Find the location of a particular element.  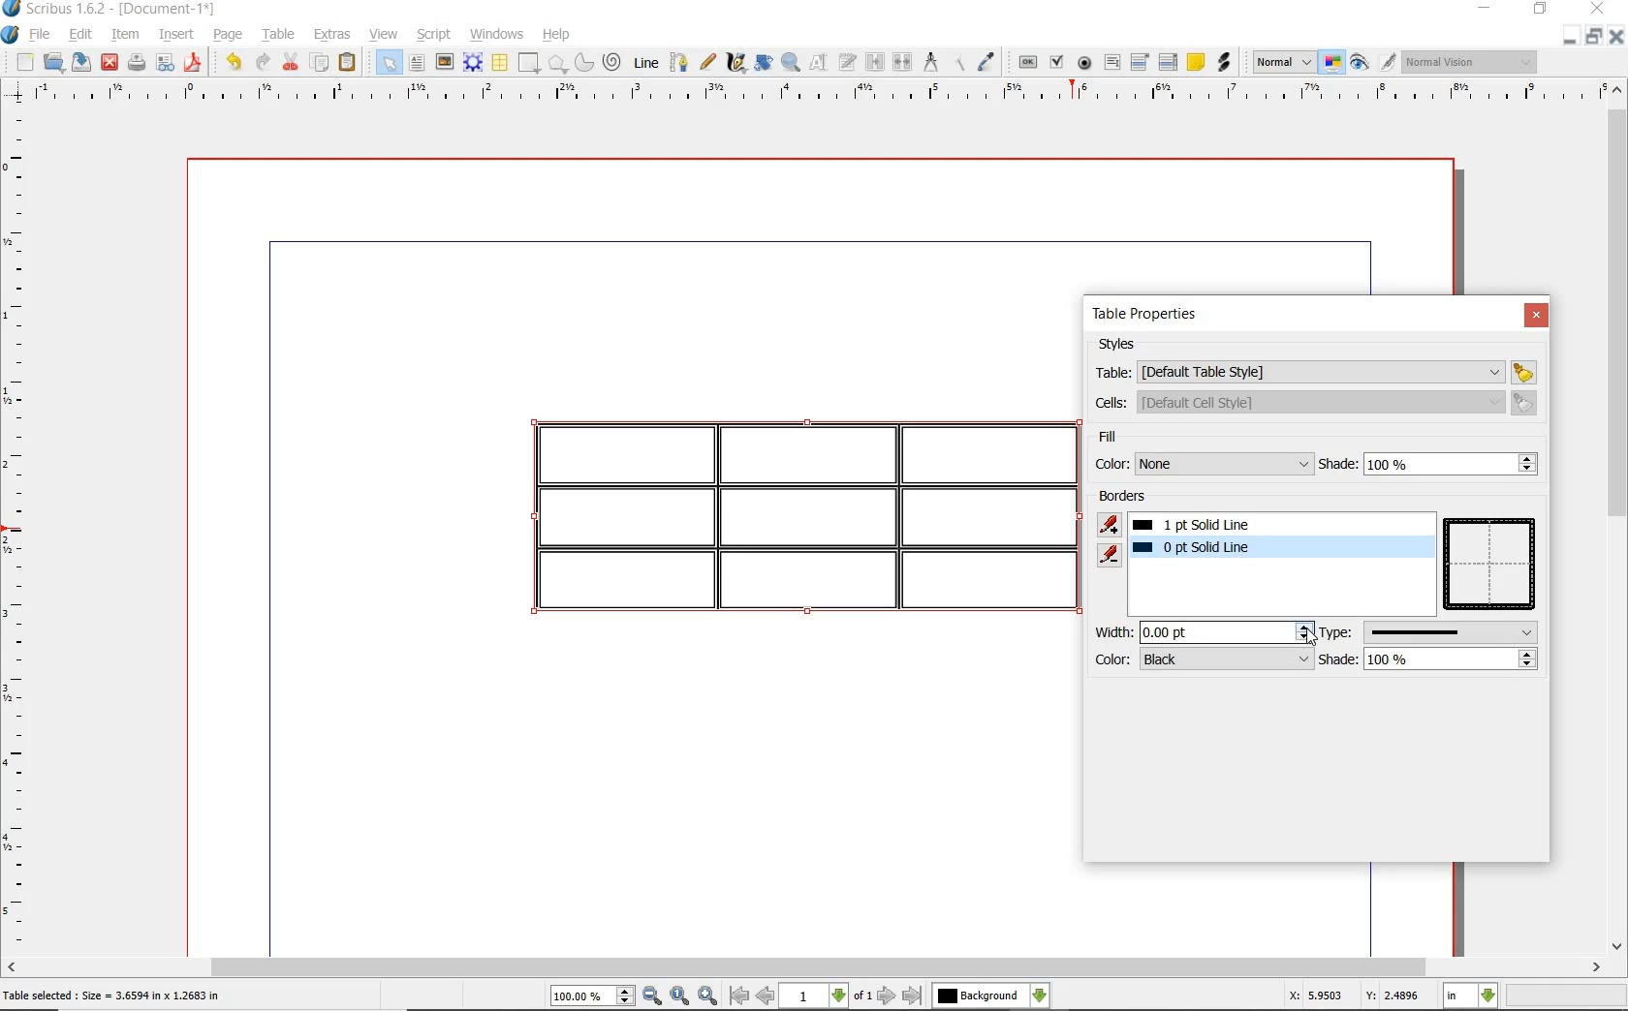

pdf text field is located at coordinates (1111, 63).